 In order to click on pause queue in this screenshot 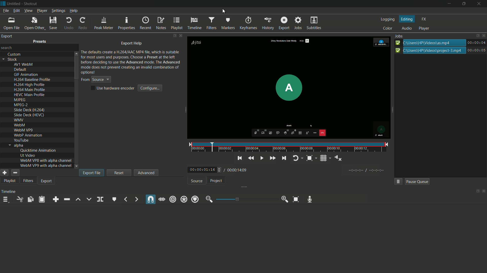, I will do `click(417, 182)`.